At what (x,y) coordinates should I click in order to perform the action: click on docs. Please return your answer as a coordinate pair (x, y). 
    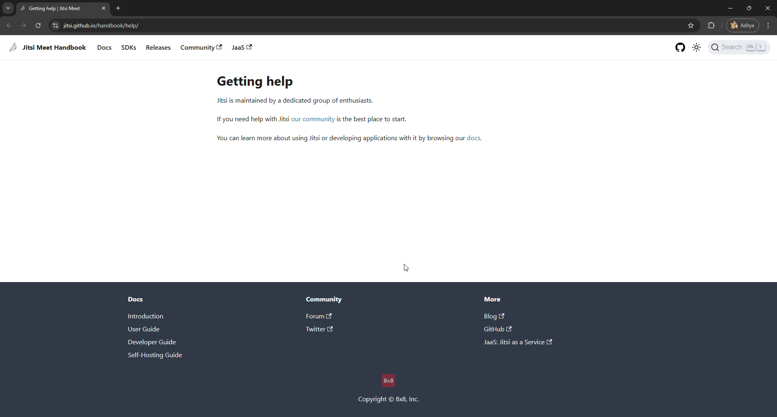
    Looking at the image, I should click on (105, 47).